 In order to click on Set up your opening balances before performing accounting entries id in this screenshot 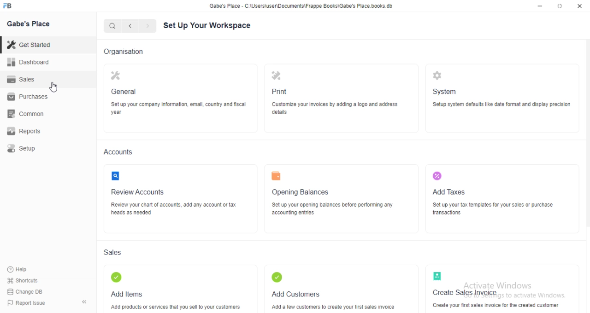, I will do `click(333, 208)`.